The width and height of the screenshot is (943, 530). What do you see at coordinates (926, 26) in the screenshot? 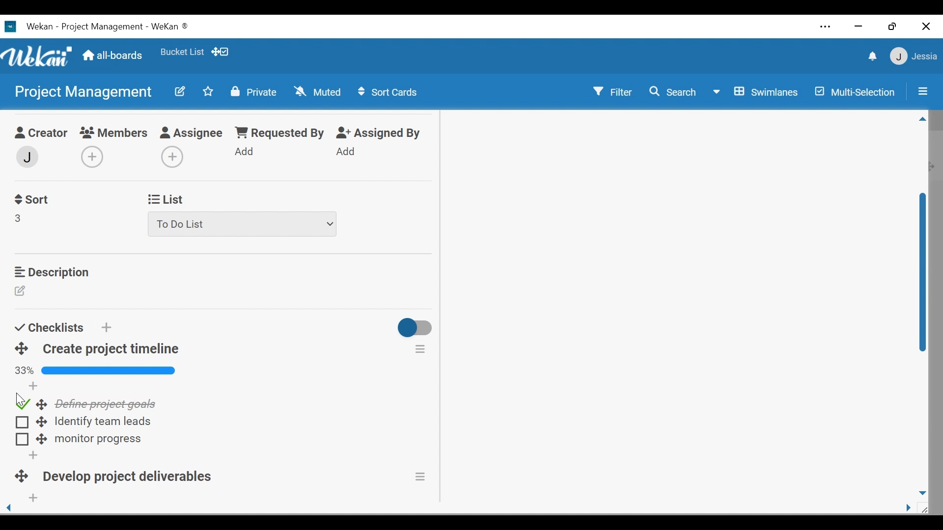
I see `close` at bounding box center [926, 26].